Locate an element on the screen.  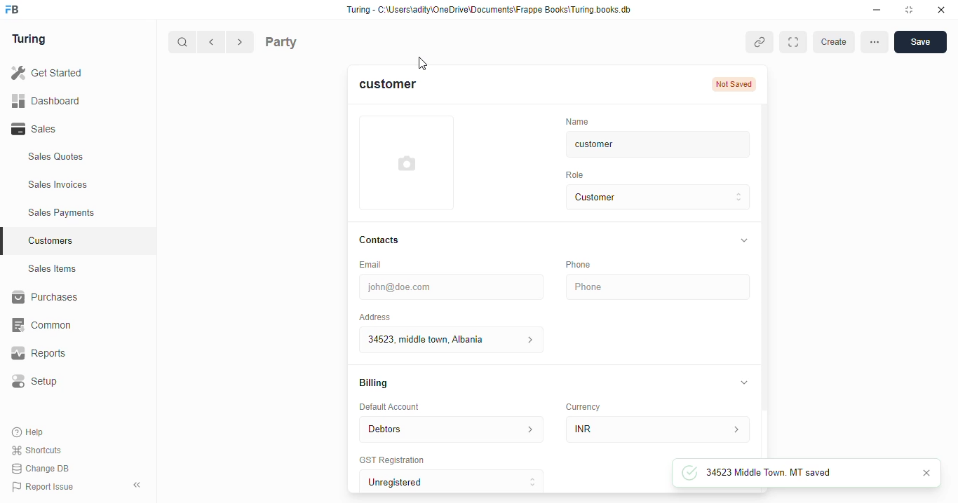
Expand is located at coordinates (795, 42).